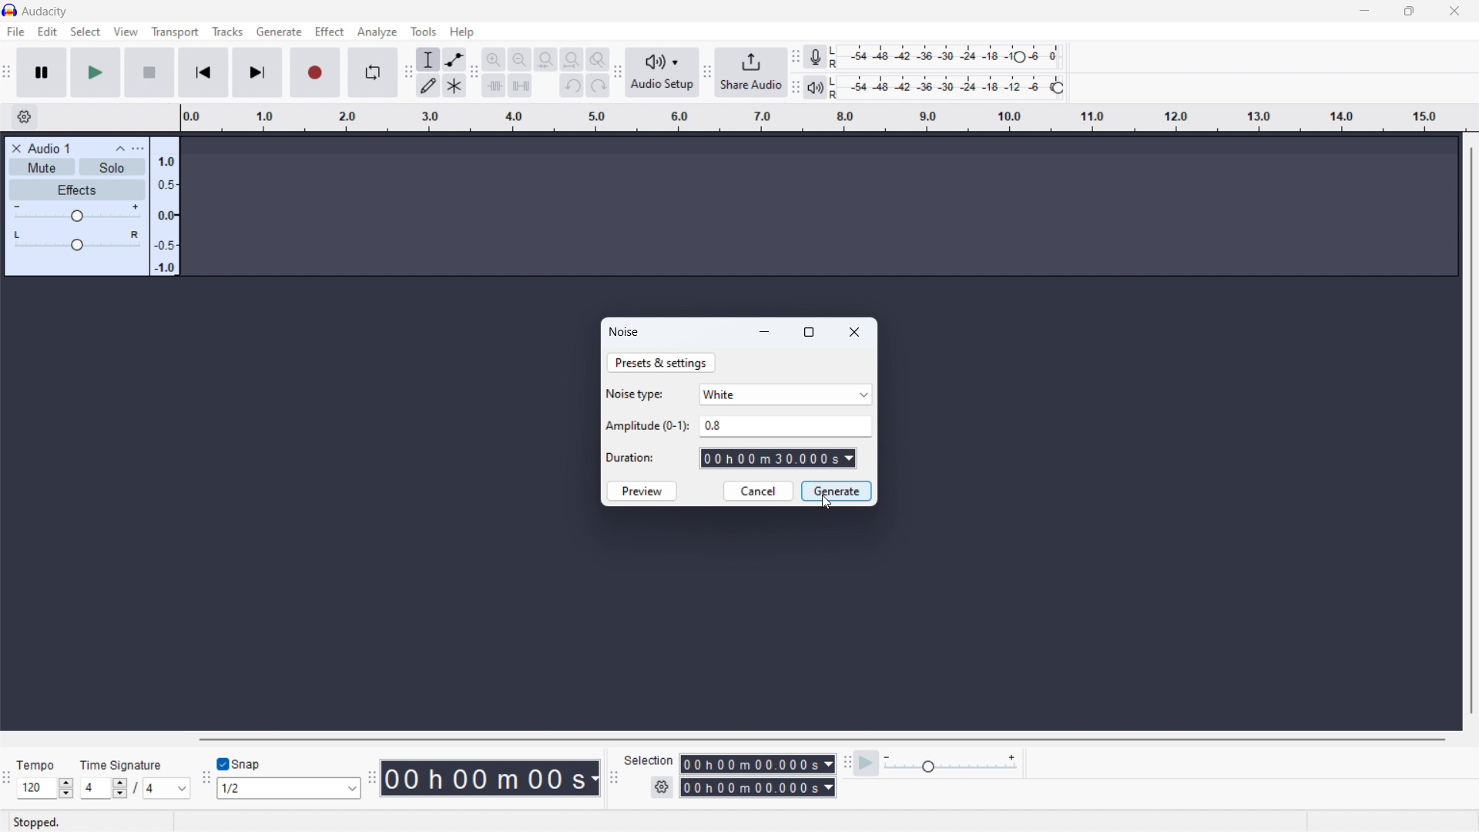 This screenshot has height=832, width=1479. What do you see at coordinates (751, 73) in the screenshot?
I see `share audio` at bounding box center [751, 73].